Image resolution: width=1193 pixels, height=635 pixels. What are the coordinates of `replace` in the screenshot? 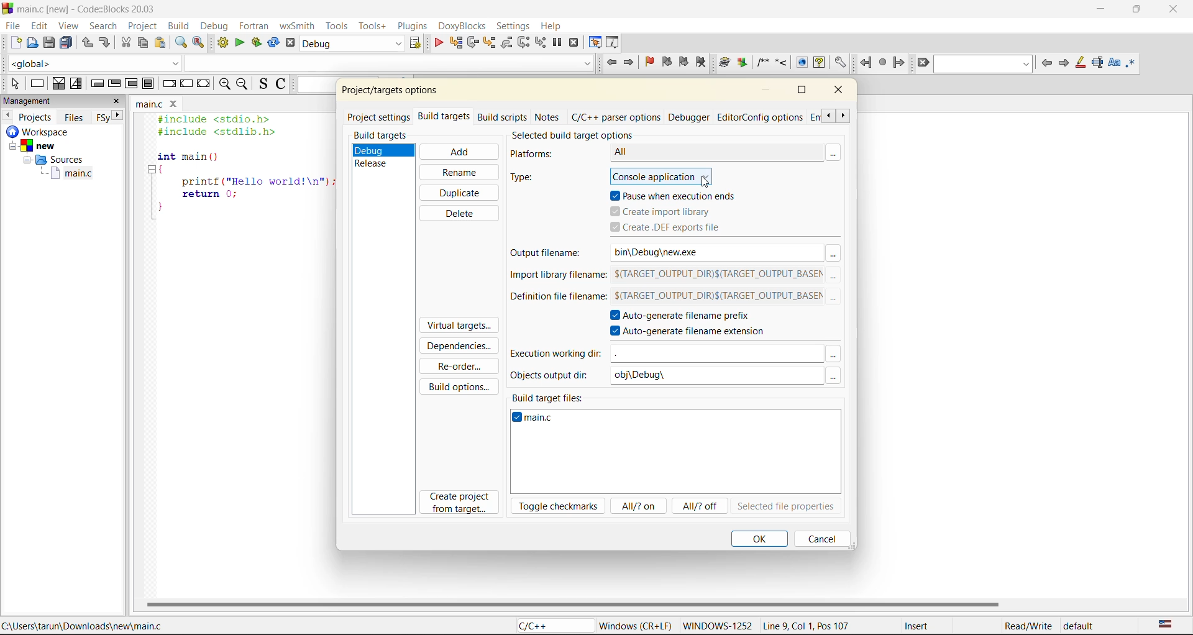 It's located at (200, 43).